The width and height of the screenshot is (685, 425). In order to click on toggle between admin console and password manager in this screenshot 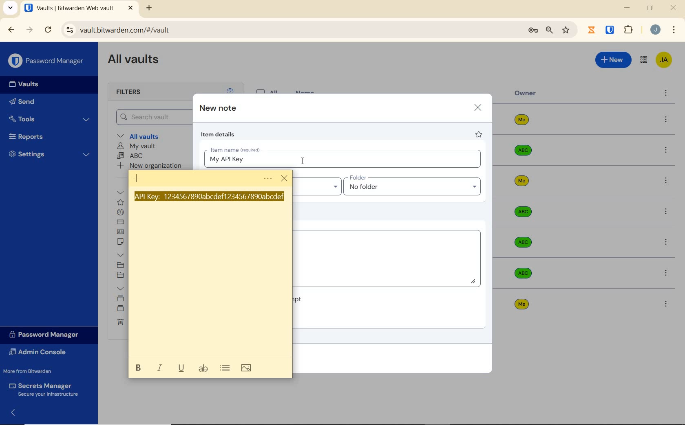, I will do `click(643, 60)`.